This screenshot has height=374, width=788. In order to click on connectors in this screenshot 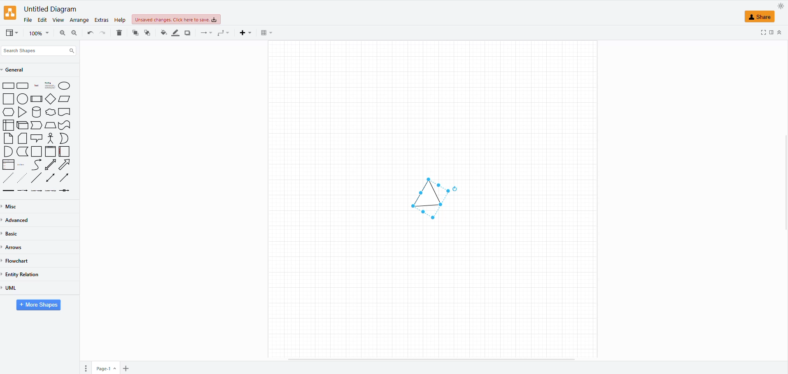, I will do `click(203, 33)`.